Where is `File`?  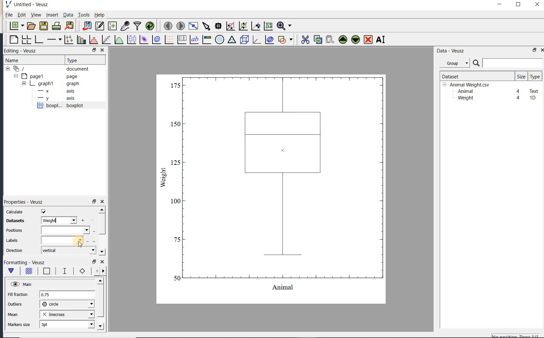 File is located at coordinates (9, 15).